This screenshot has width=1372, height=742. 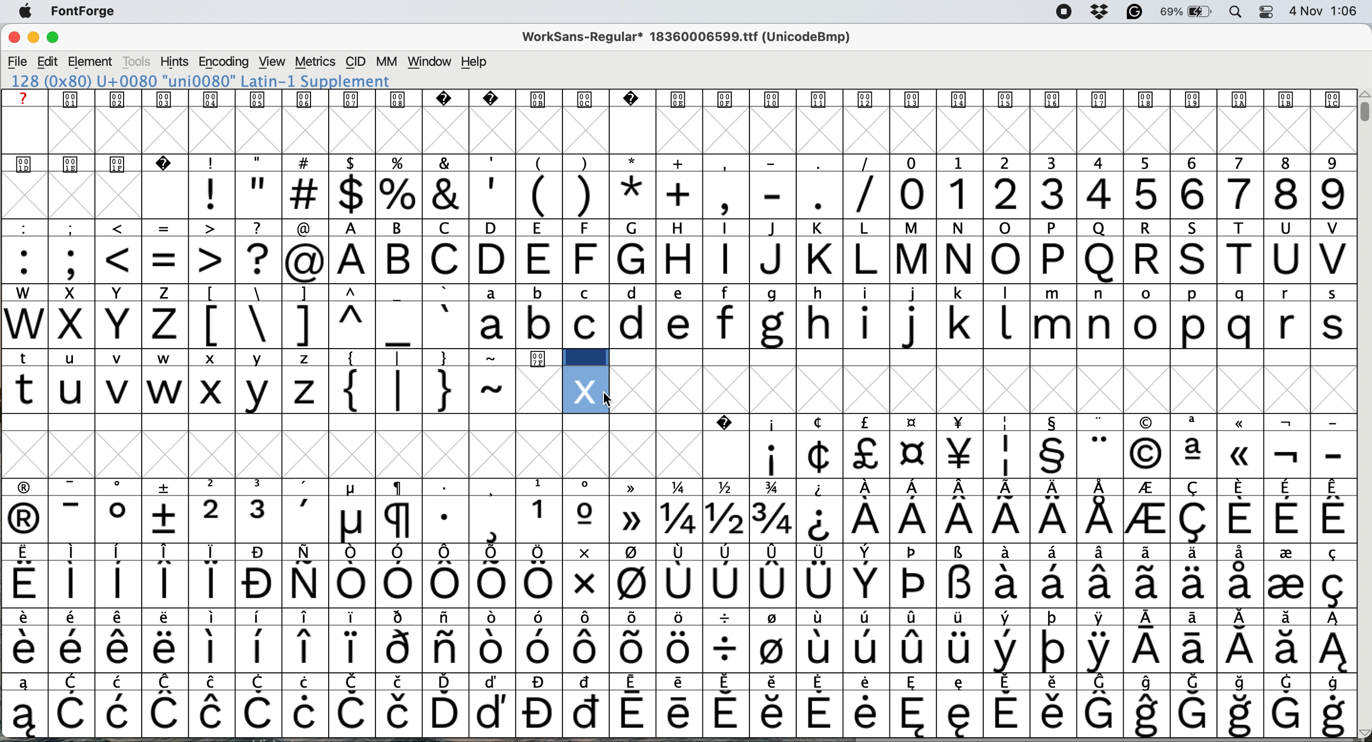 I want to click on close, so click(x=14, y=39).